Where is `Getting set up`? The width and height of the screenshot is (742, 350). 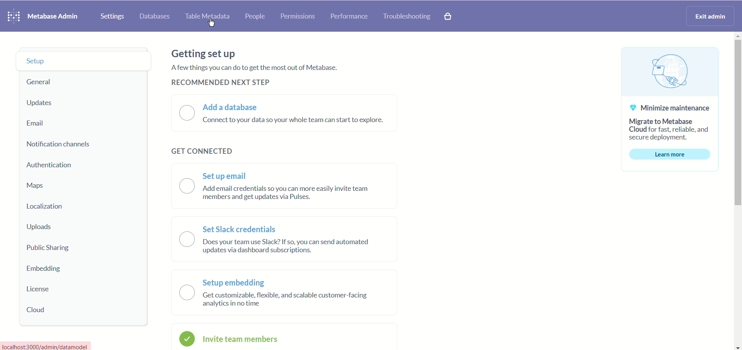 Getting set up is located at coordinates (202, 53).